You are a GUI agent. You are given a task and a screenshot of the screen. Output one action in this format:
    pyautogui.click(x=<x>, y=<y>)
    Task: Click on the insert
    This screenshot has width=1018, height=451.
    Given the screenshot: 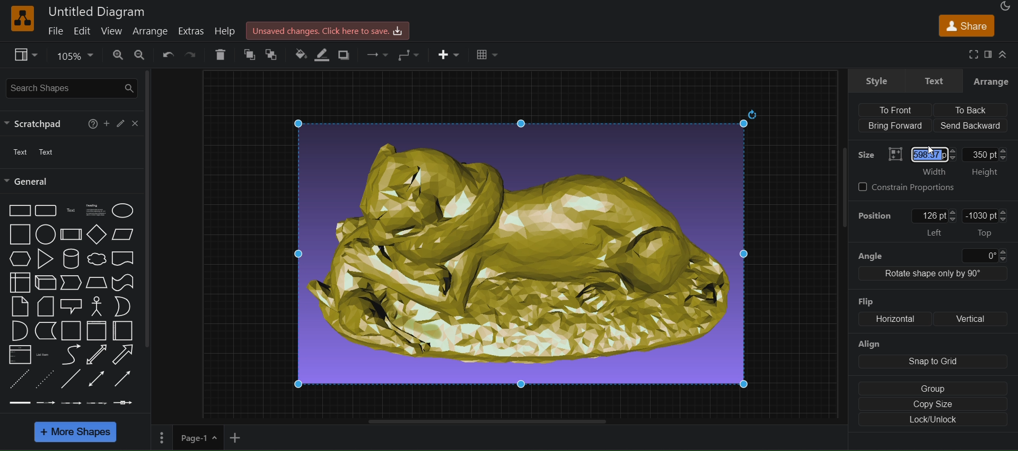 What is the action you would take?
    pyautogui.click(x=449, y=57)
    